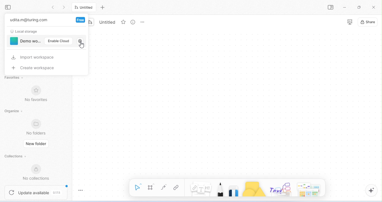  I want to click on notes, so click(201, 189).